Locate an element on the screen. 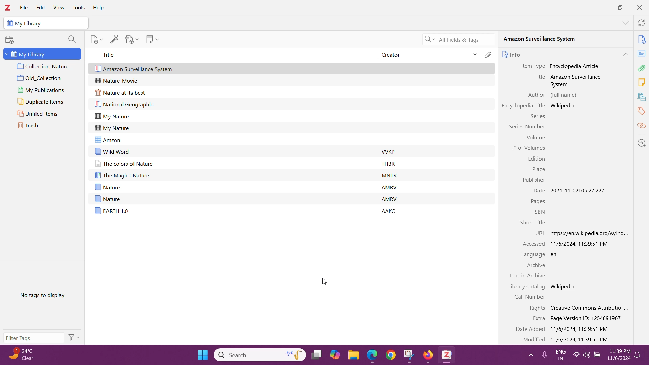 This screenshot has height=365, width=649. Encyclopedia Article is located at coordinates (576, 66).